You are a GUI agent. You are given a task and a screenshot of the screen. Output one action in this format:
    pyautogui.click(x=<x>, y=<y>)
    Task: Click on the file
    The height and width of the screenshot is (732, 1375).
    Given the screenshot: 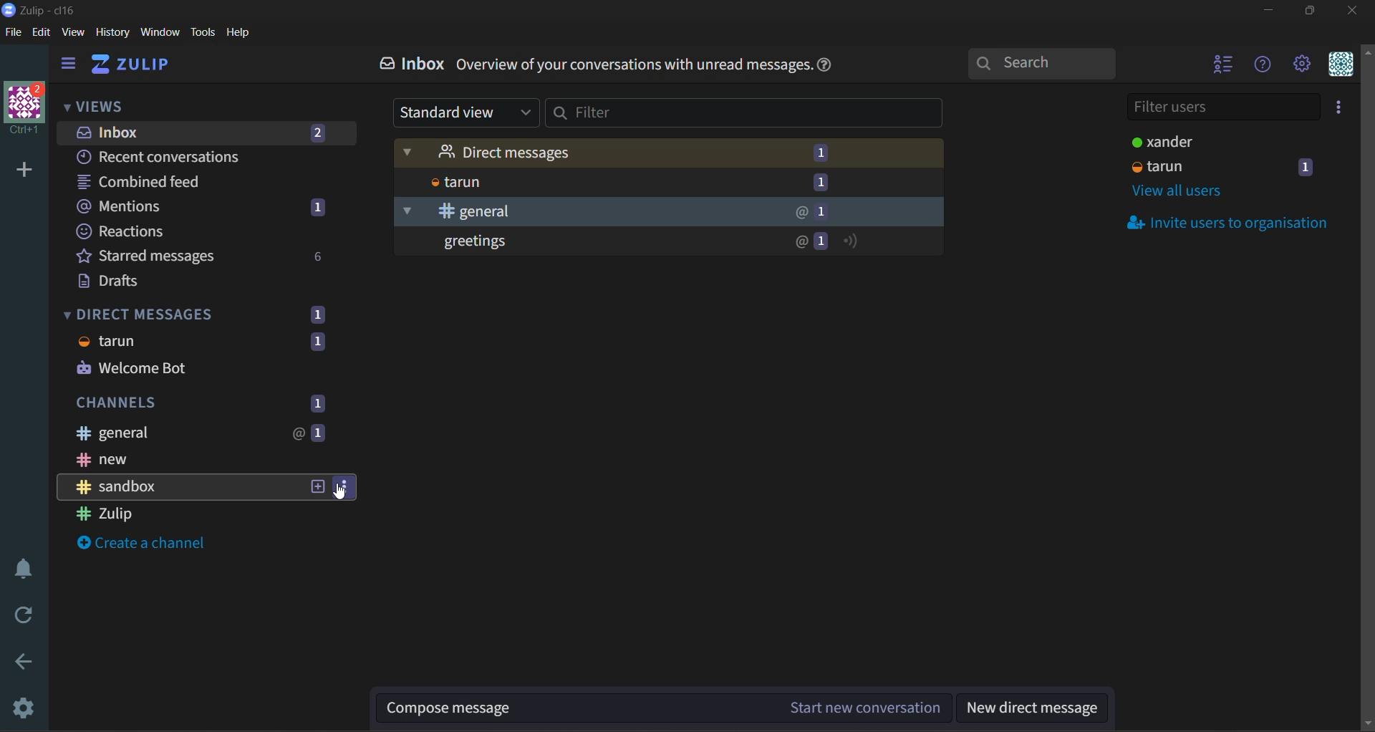 What is the action you would take?
    pyautogui.click(x=14, y=33)
    